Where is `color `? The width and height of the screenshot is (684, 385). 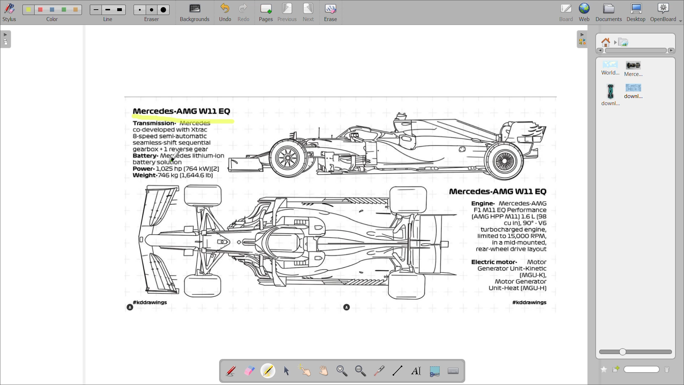
color  is located at coordinates (52, 20).